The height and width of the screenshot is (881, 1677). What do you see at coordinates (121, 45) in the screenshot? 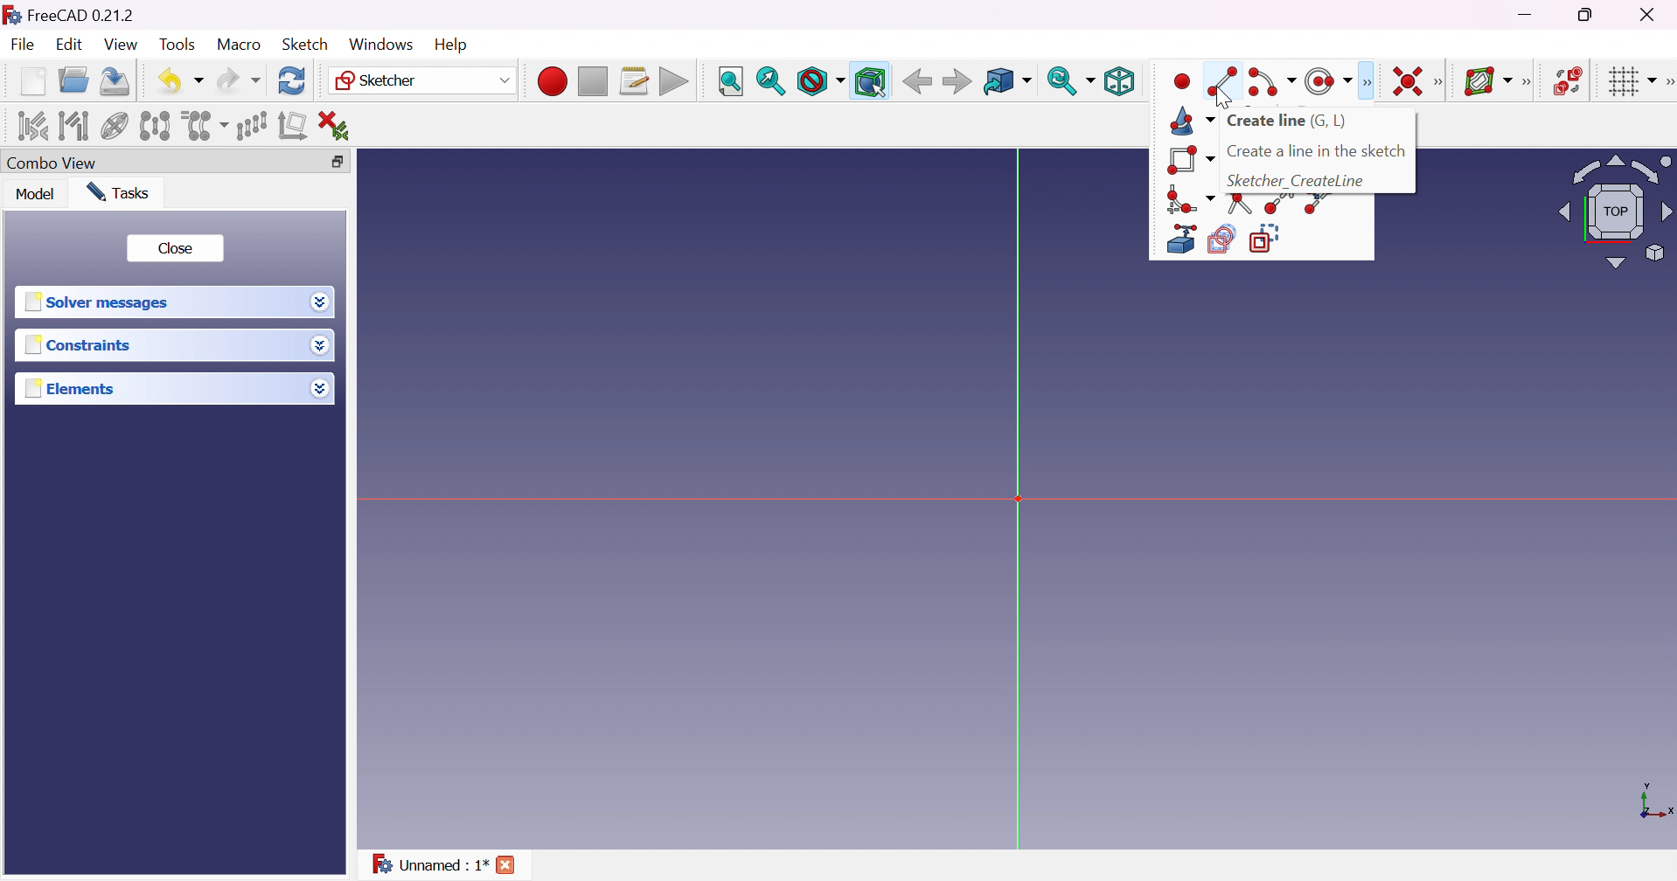
I see `View` at bounding box center [121, 45].